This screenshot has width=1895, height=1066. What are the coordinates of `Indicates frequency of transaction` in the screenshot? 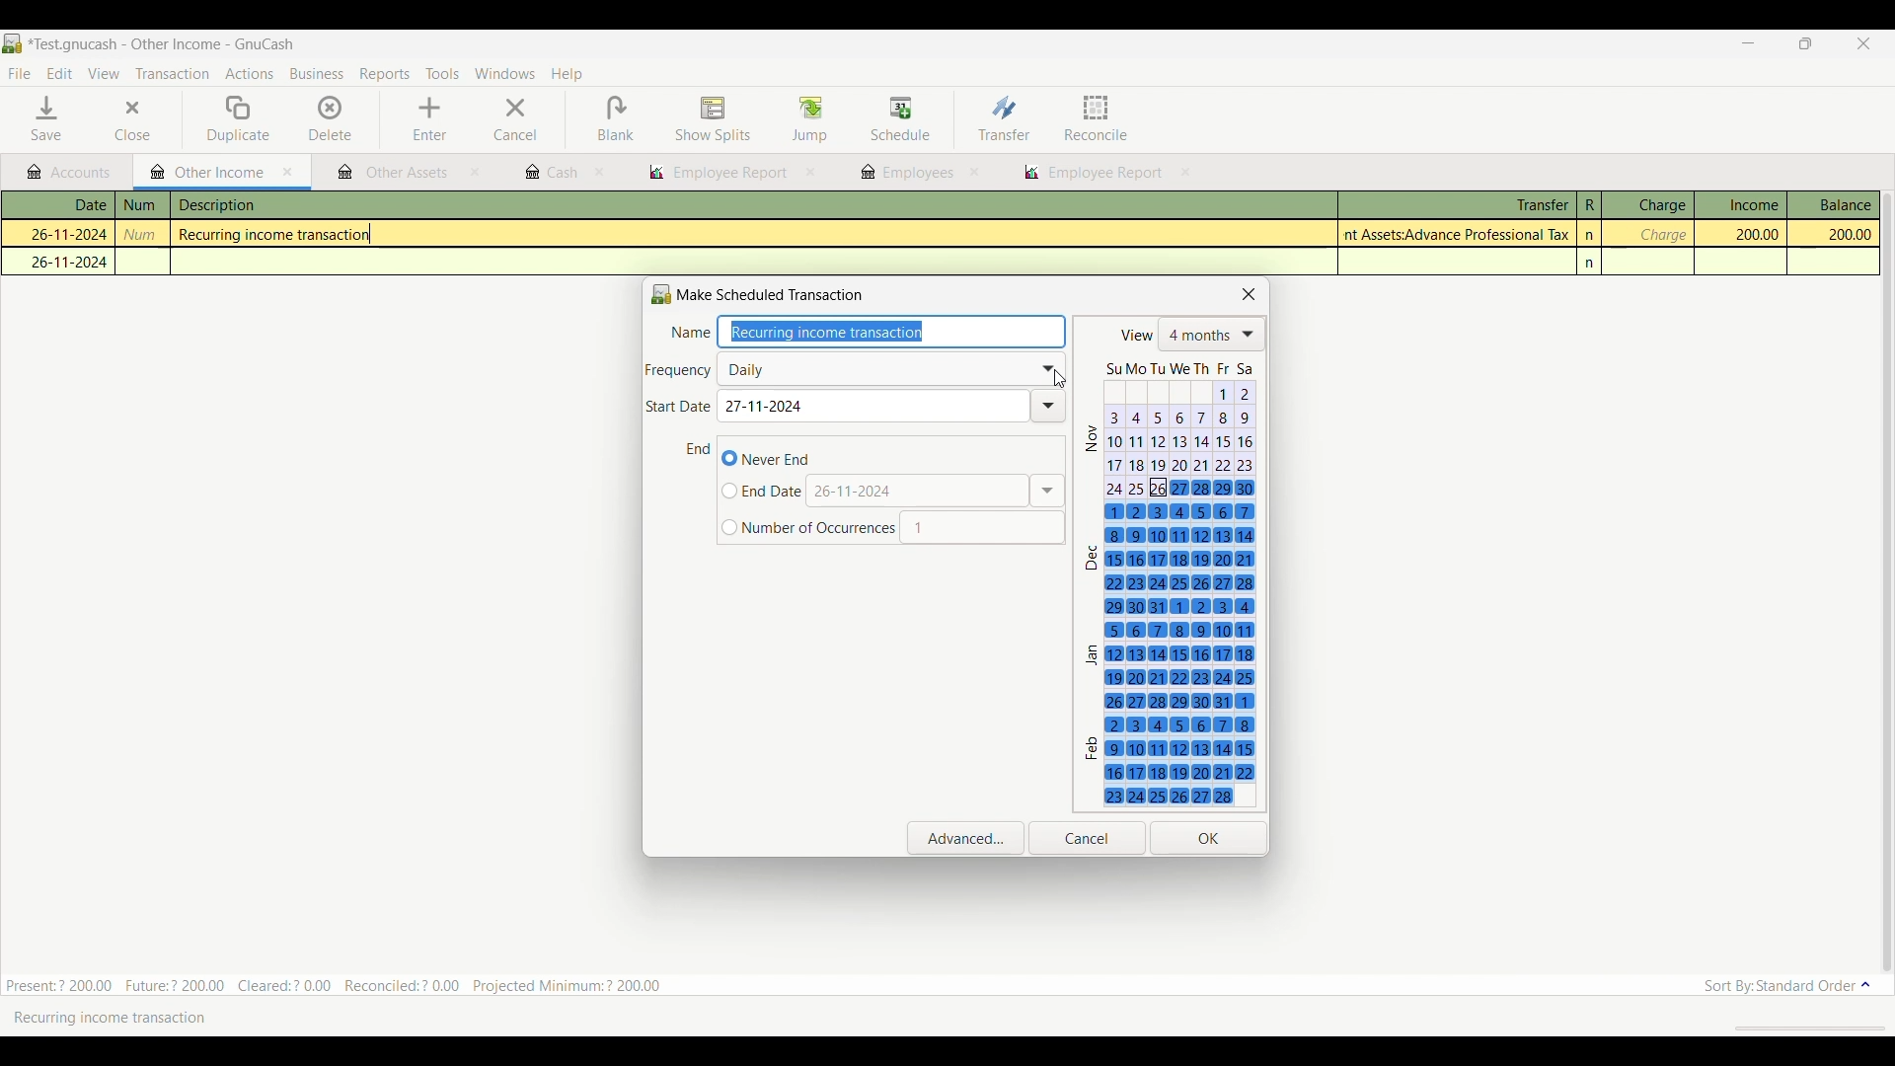 It's located at (679, 371).